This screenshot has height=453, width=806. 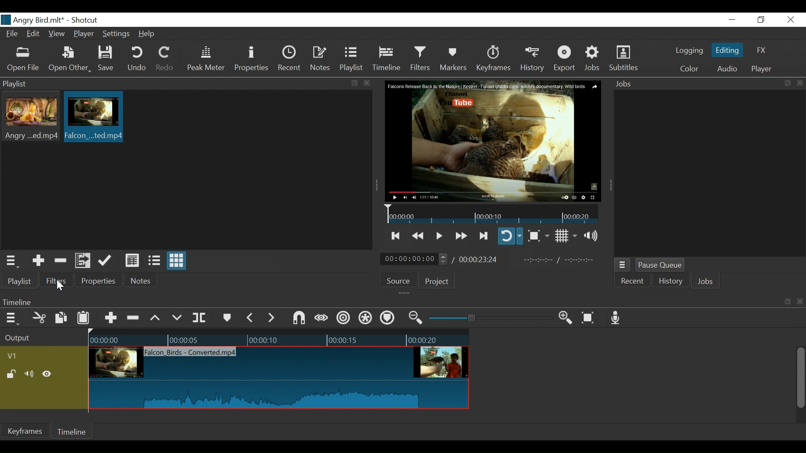 What do you see at coordinates (34, 34) in the screenshot?
I see `Edit` at bounding box center [34, 34].